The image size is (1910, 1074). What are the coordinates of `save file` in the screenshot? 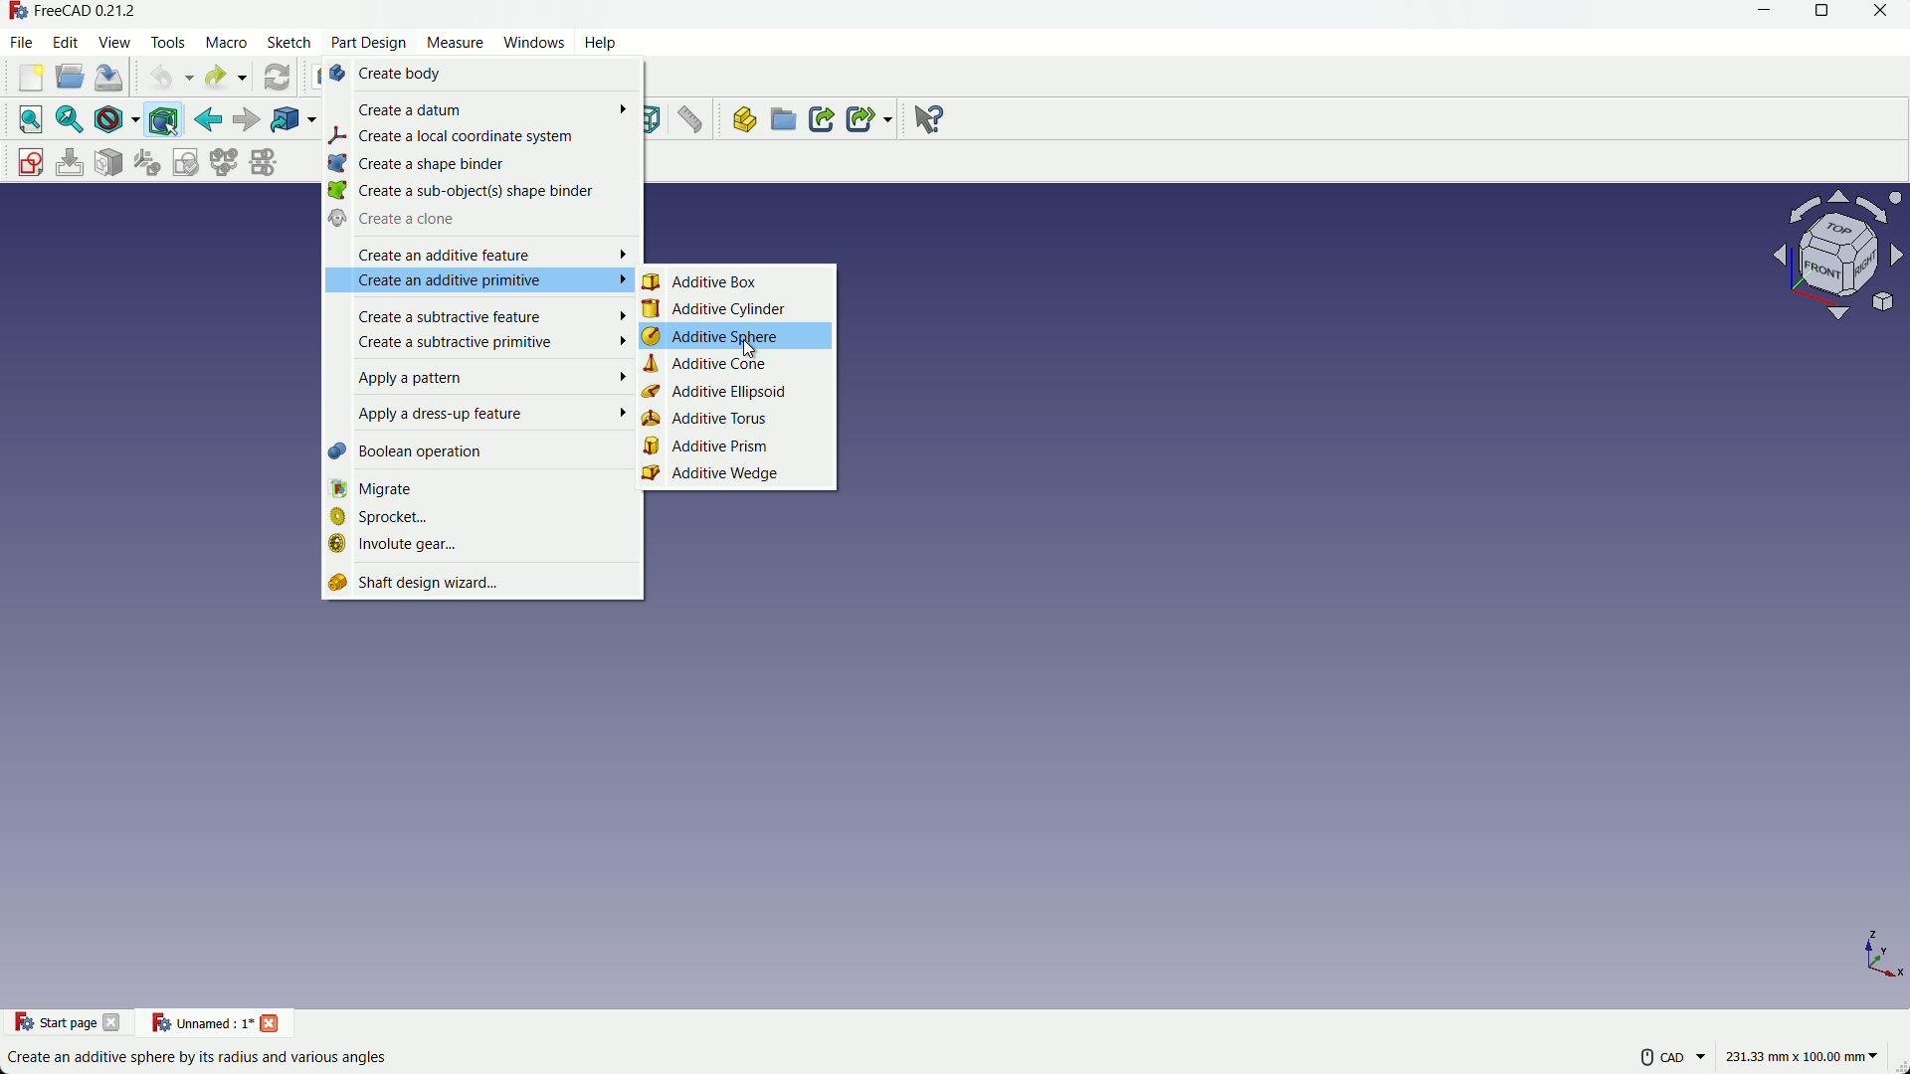 It's located at (109, 77).